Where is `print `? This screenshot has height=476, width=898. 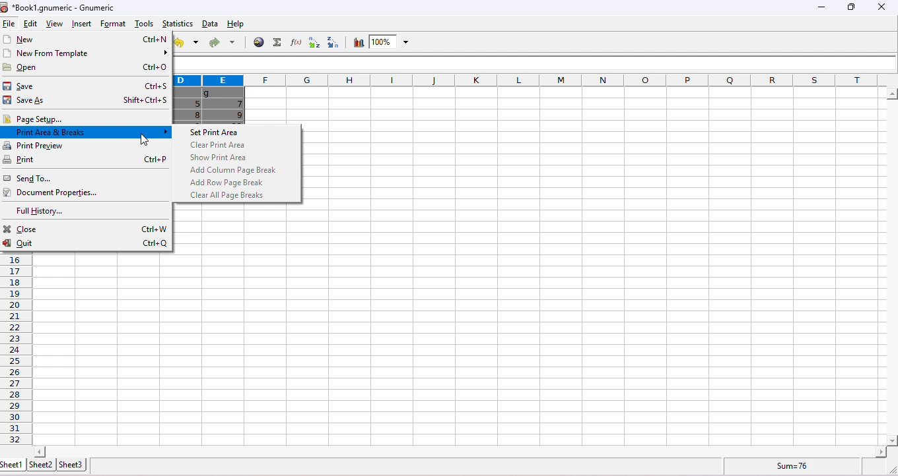 print  is located at coordinates (85, 160).